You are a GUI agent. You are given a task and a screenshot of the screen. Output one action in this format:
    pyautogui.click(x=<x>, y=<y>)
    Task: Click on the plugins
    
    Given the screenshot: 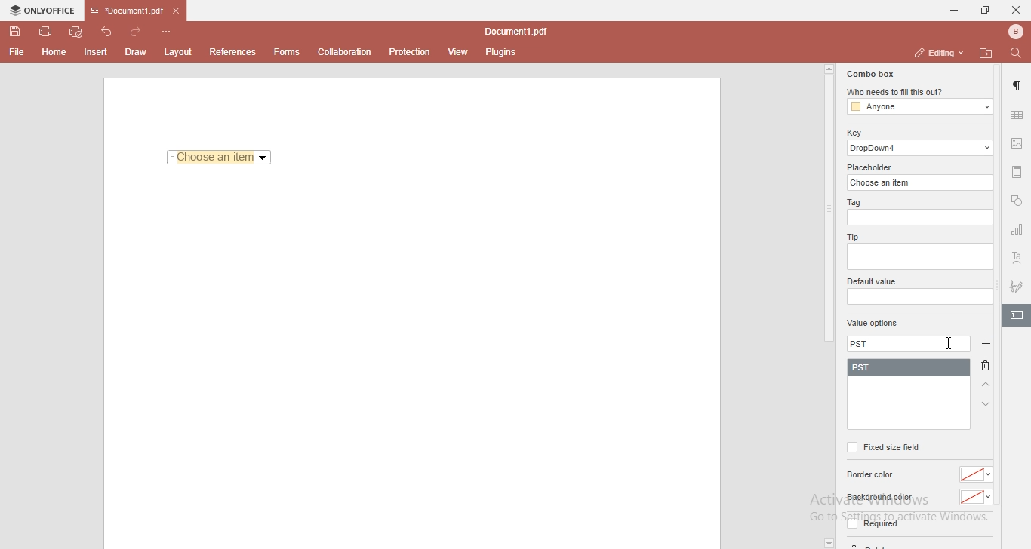 What is the action you would take?
    pyautogui.click(x=501, y=53)
    